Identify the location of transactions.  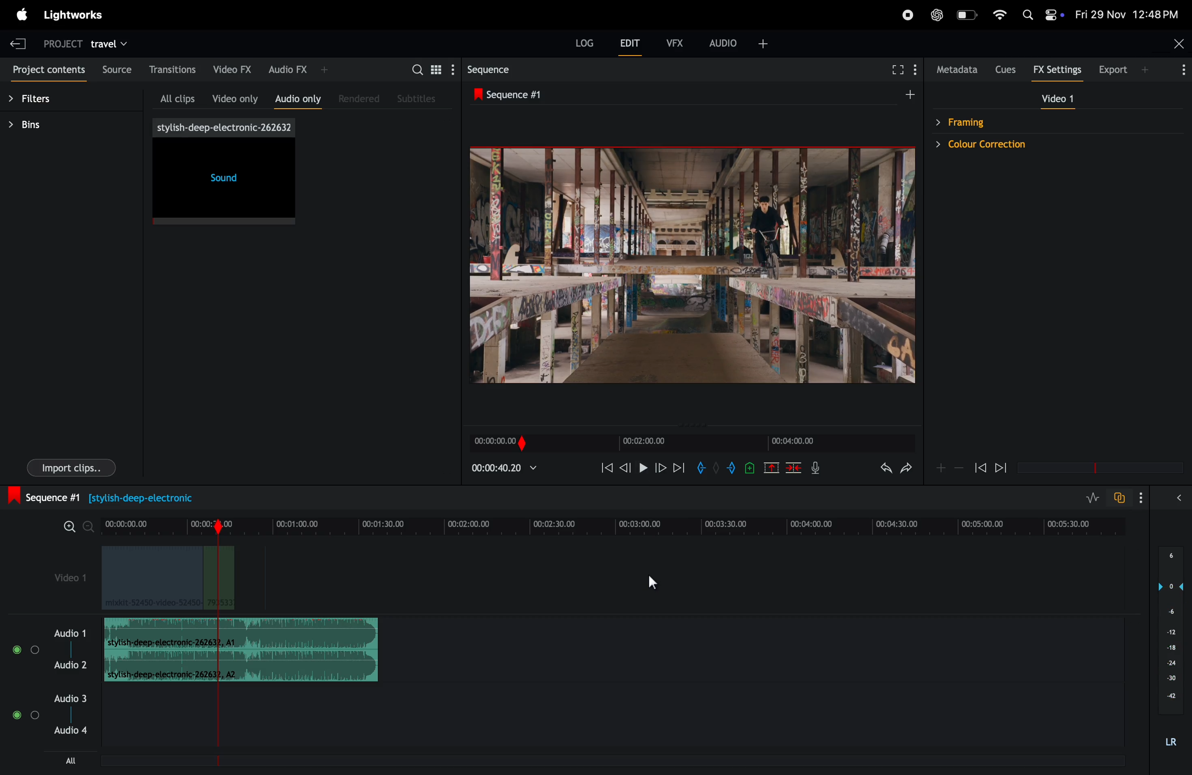
(174, 70).